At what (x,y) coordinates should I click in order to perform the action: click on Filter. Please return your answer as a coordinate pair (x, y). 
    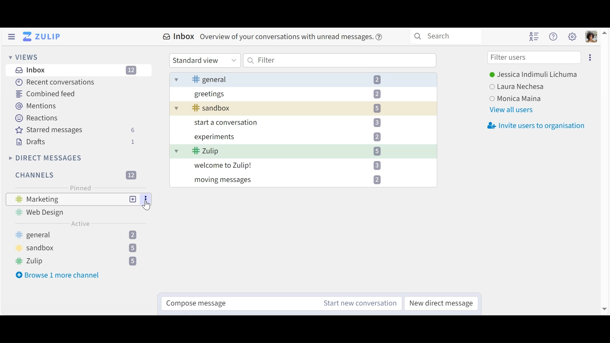
    Looking at the image, I should click on (340, 60).